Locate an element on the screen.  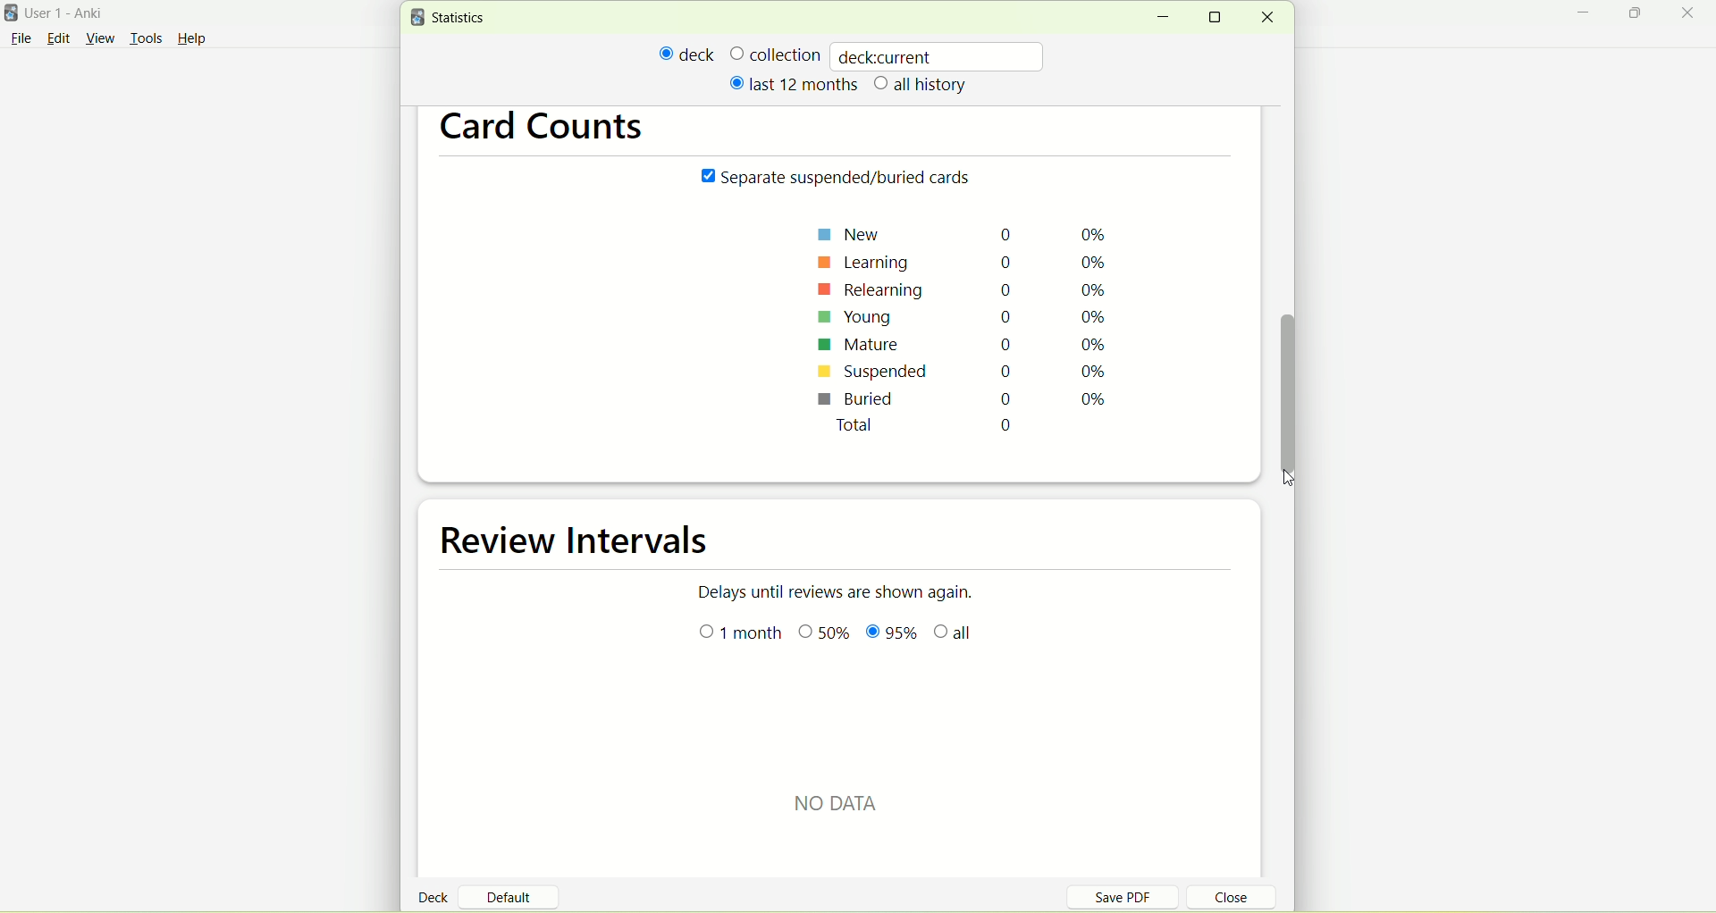
cursor is located at coordinates (1300, 480).